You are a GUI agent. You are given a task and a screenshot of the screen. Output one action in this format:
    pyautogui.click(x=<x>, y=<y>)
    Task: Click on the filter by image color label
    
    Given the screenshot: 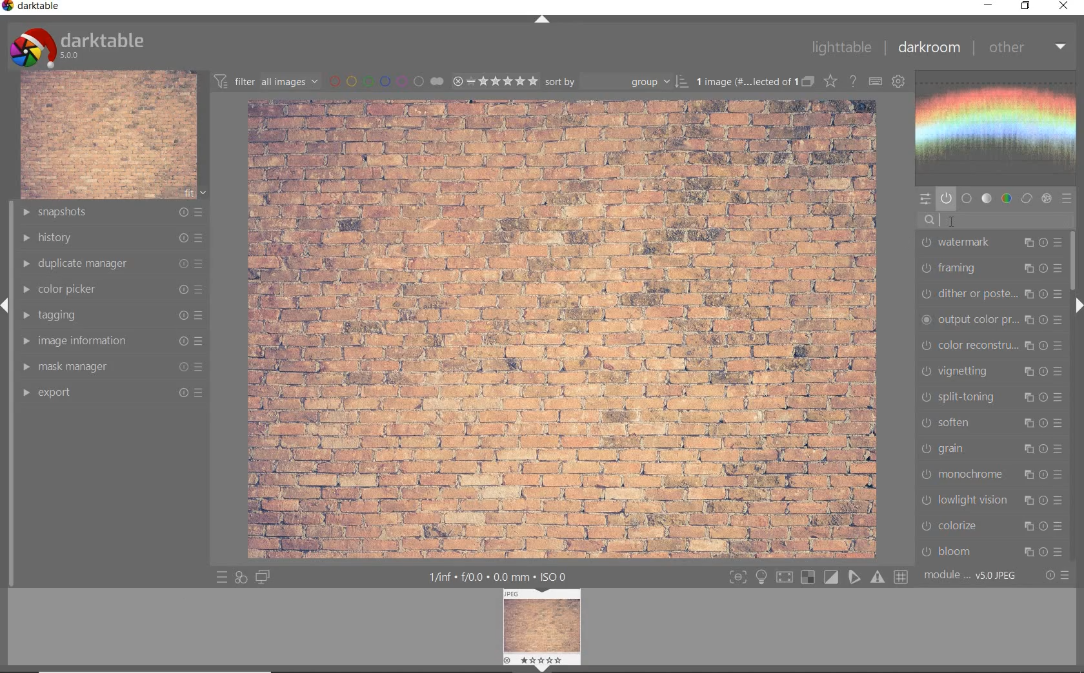 What is the action you would take?
    pyautogui.click(x=385, y=81)
    